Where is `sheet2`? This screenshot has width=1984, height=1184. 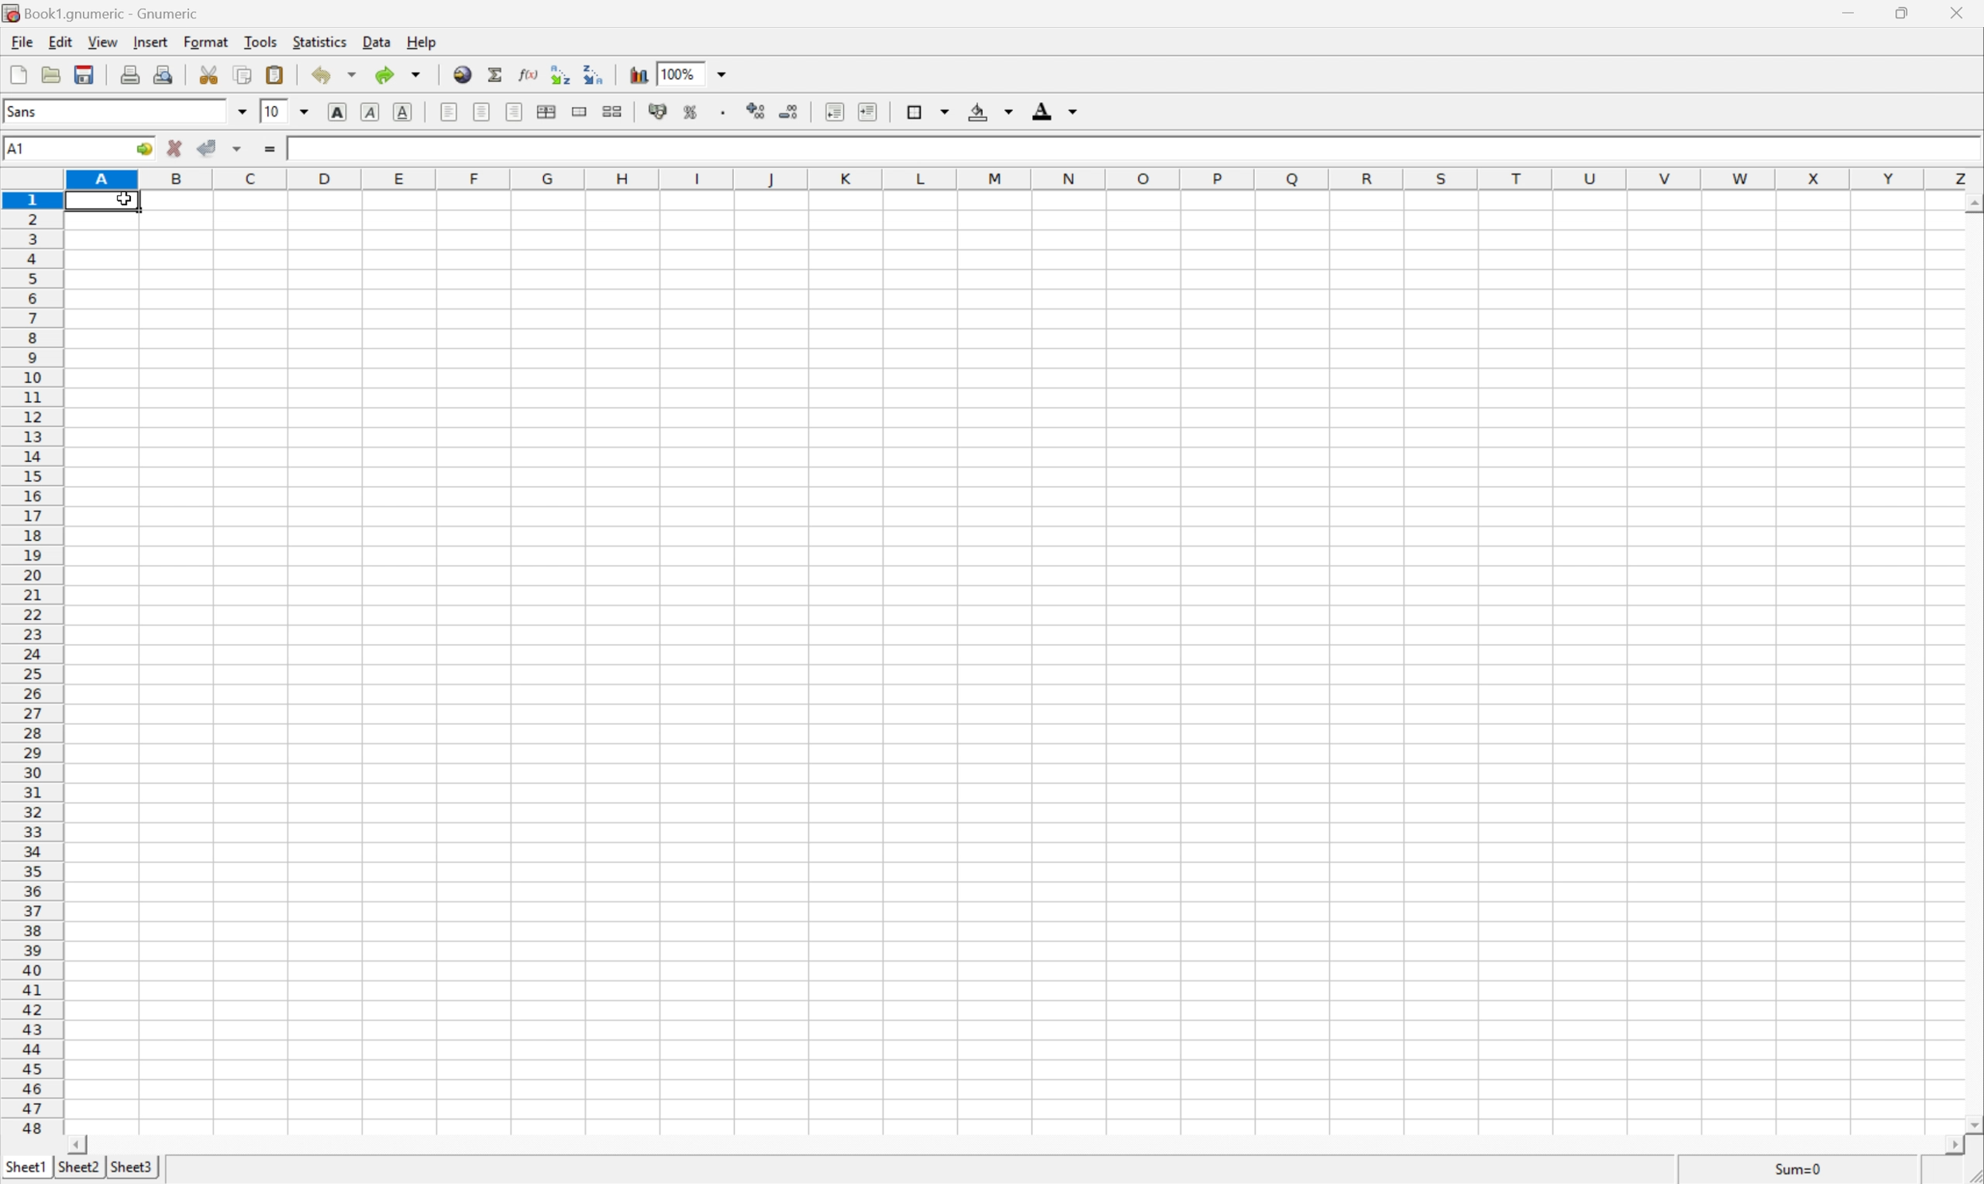 sheet2 is located at coordinates (77, 1171).